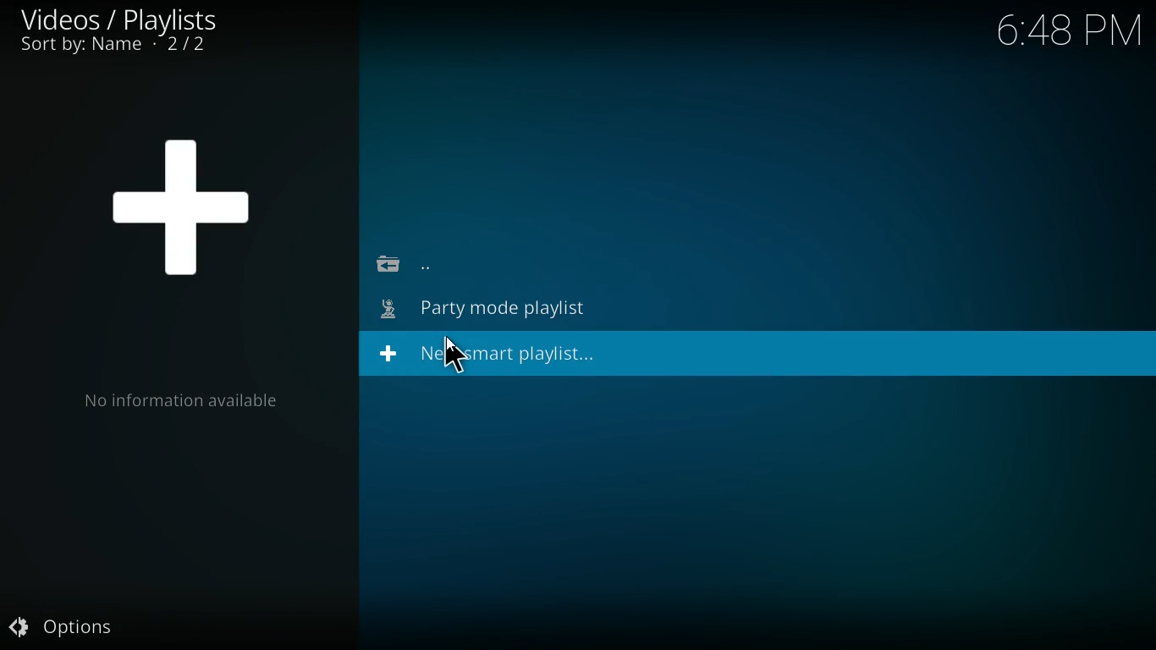  What do you see at coordinates (496, 355) in the screenshot?
I see `new smart playlist` at bounding box center [496, 355].